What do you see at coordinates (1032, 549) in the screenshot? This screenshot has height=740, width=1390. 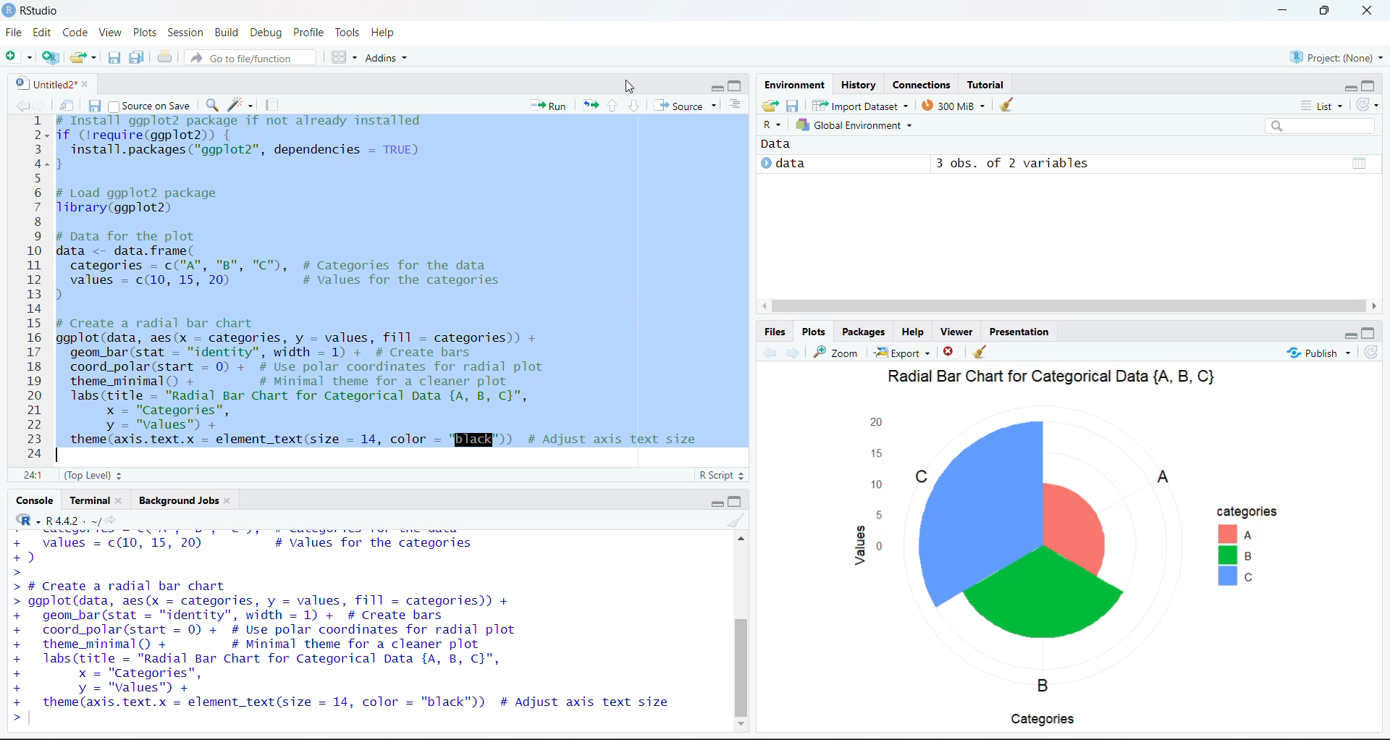 I see `chart` at bounding box center [1032, 549].